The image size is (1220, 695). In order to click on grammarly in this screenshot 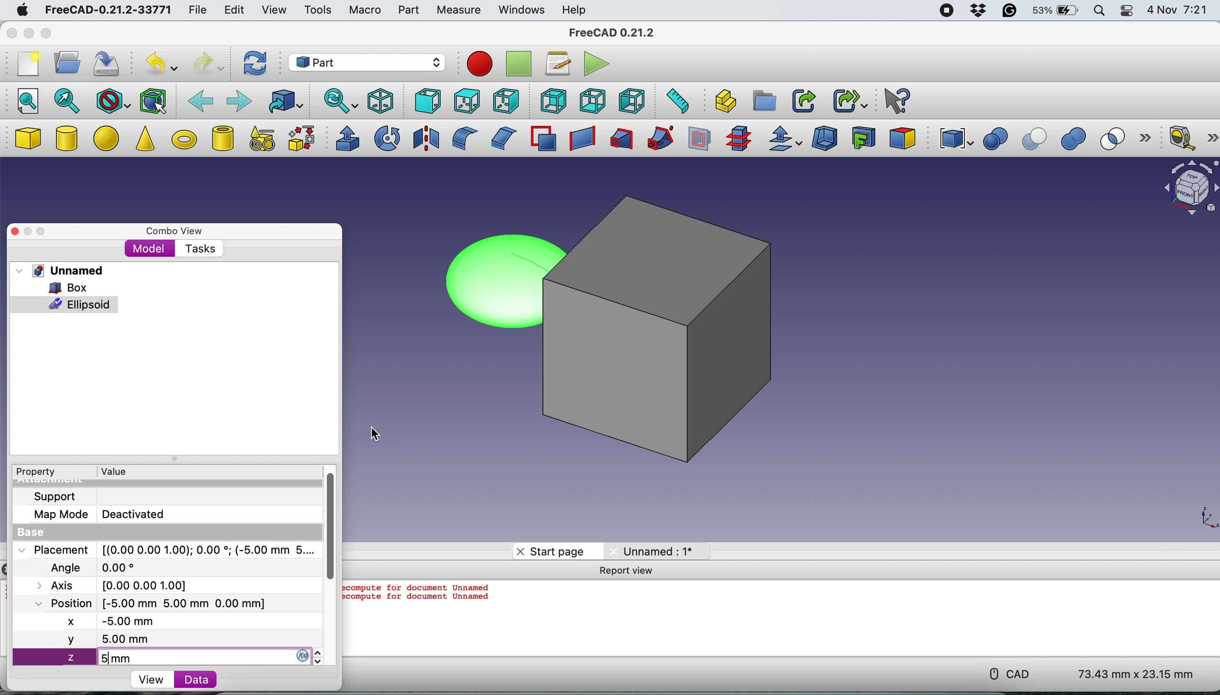, I will do `click(1009, 12)`.